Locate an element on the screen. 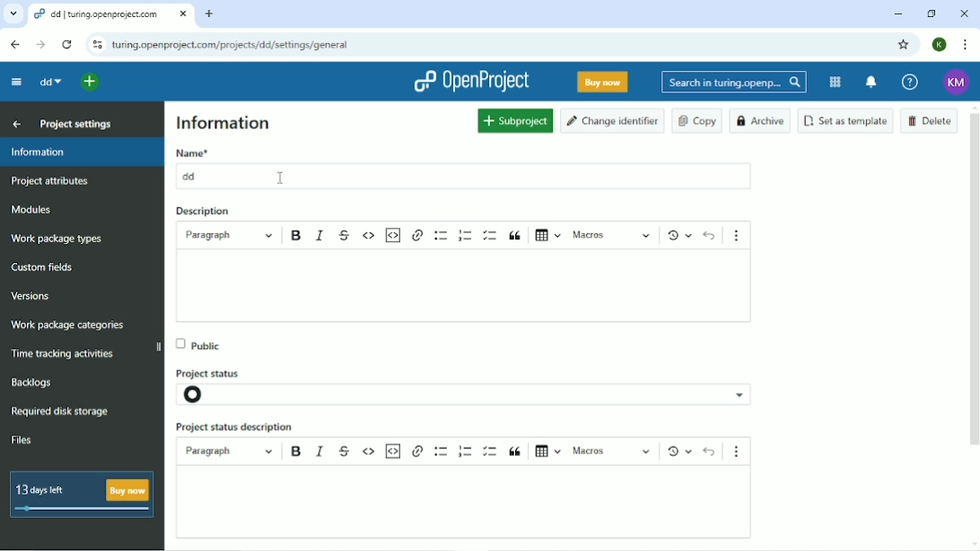 Image resolution: width=980 pixels, height=551 pixels. Show more items is located at coordinates (740, 232).